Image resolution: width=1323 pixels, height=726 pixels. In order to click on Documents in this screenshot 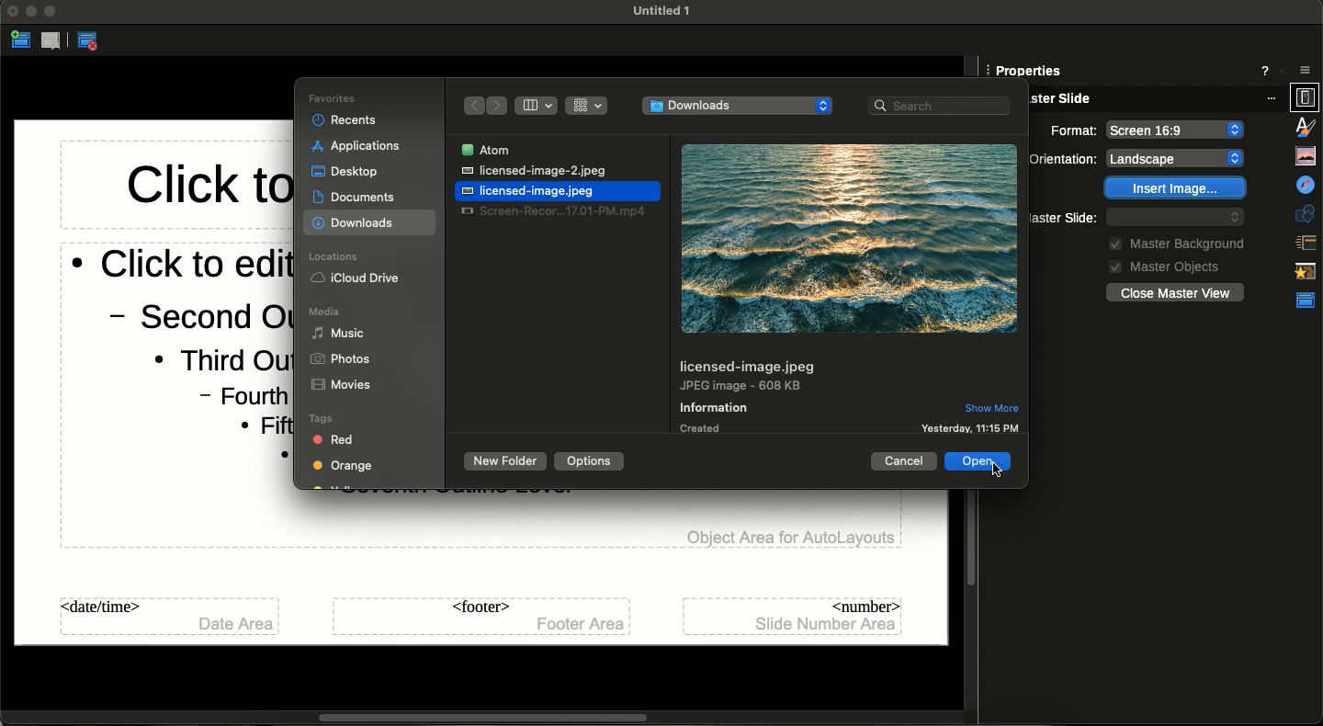, I will do `click(359, 197)`.